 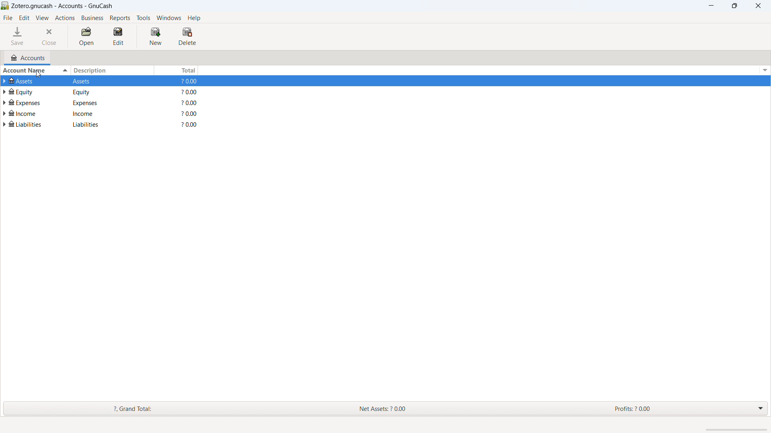 What do you see at coordinates (5, 124) in the screenshot?
I see `expand subaccounts` at bounding box center [5, 124].